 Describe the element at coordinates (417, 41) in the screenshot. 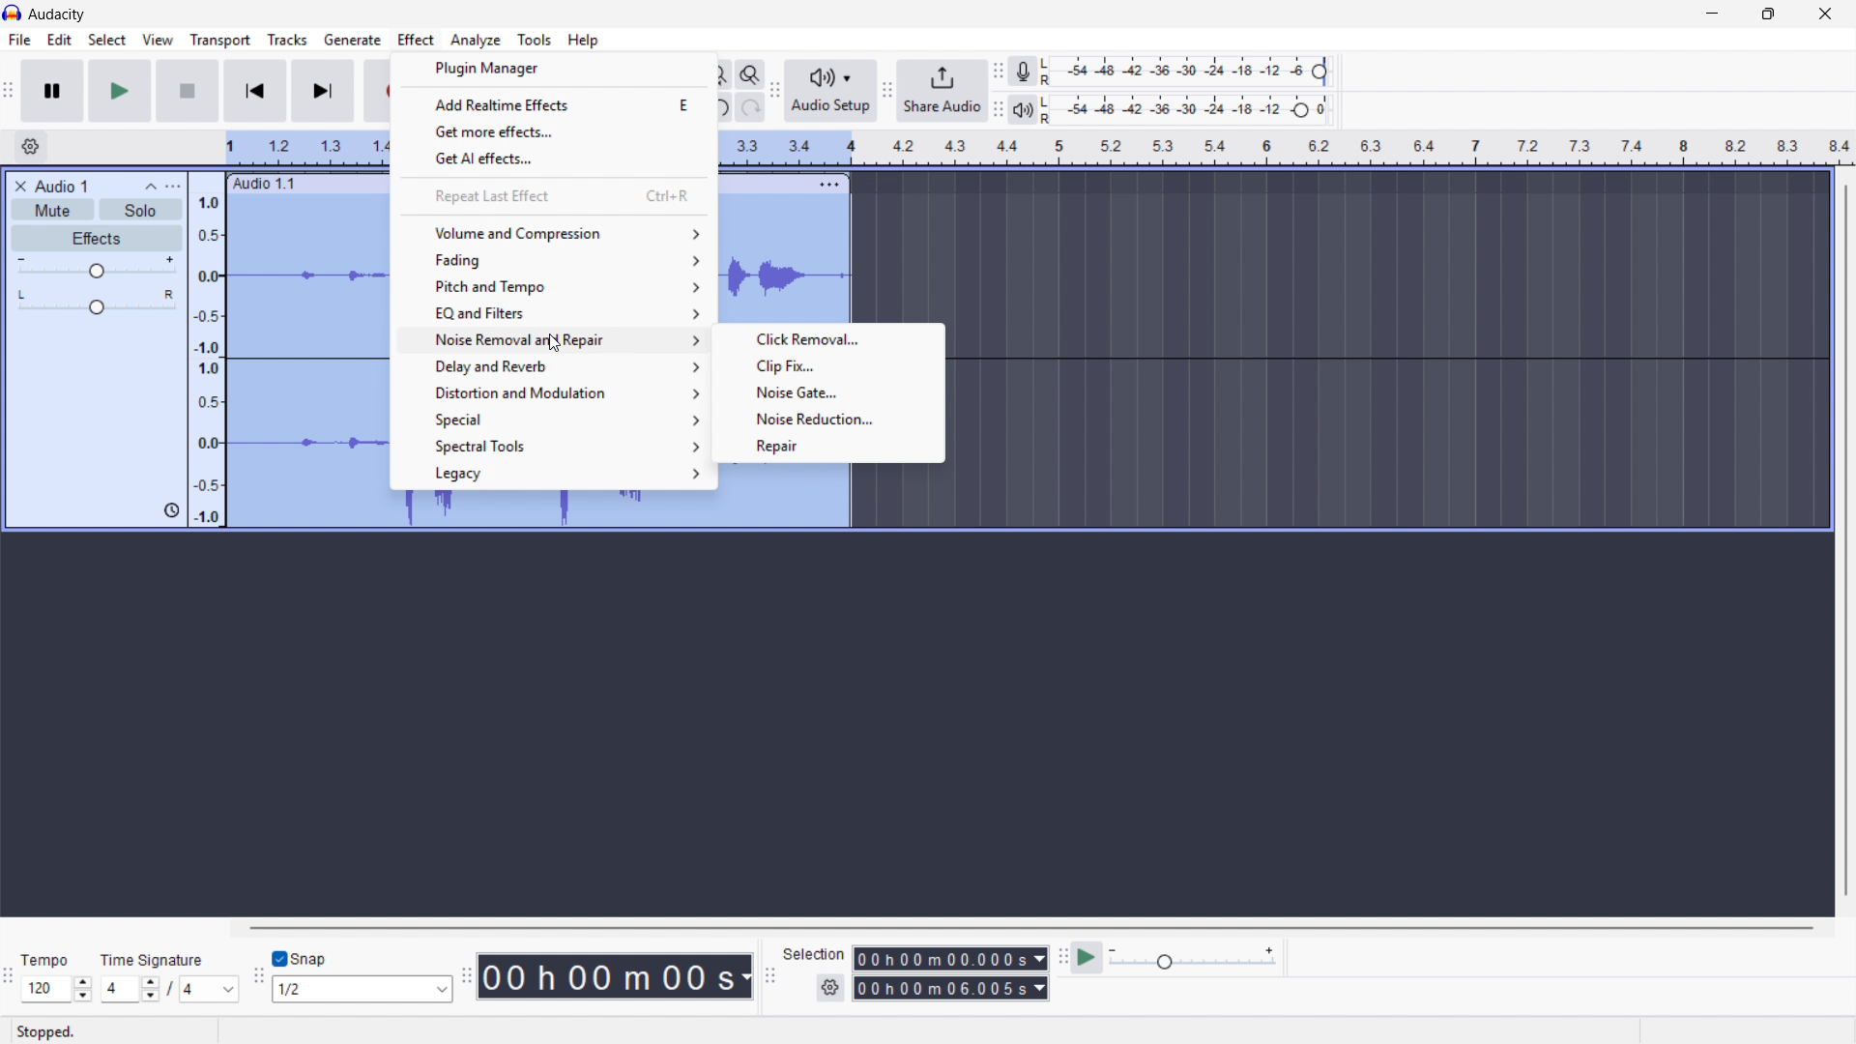

I see `Effect` at that location.